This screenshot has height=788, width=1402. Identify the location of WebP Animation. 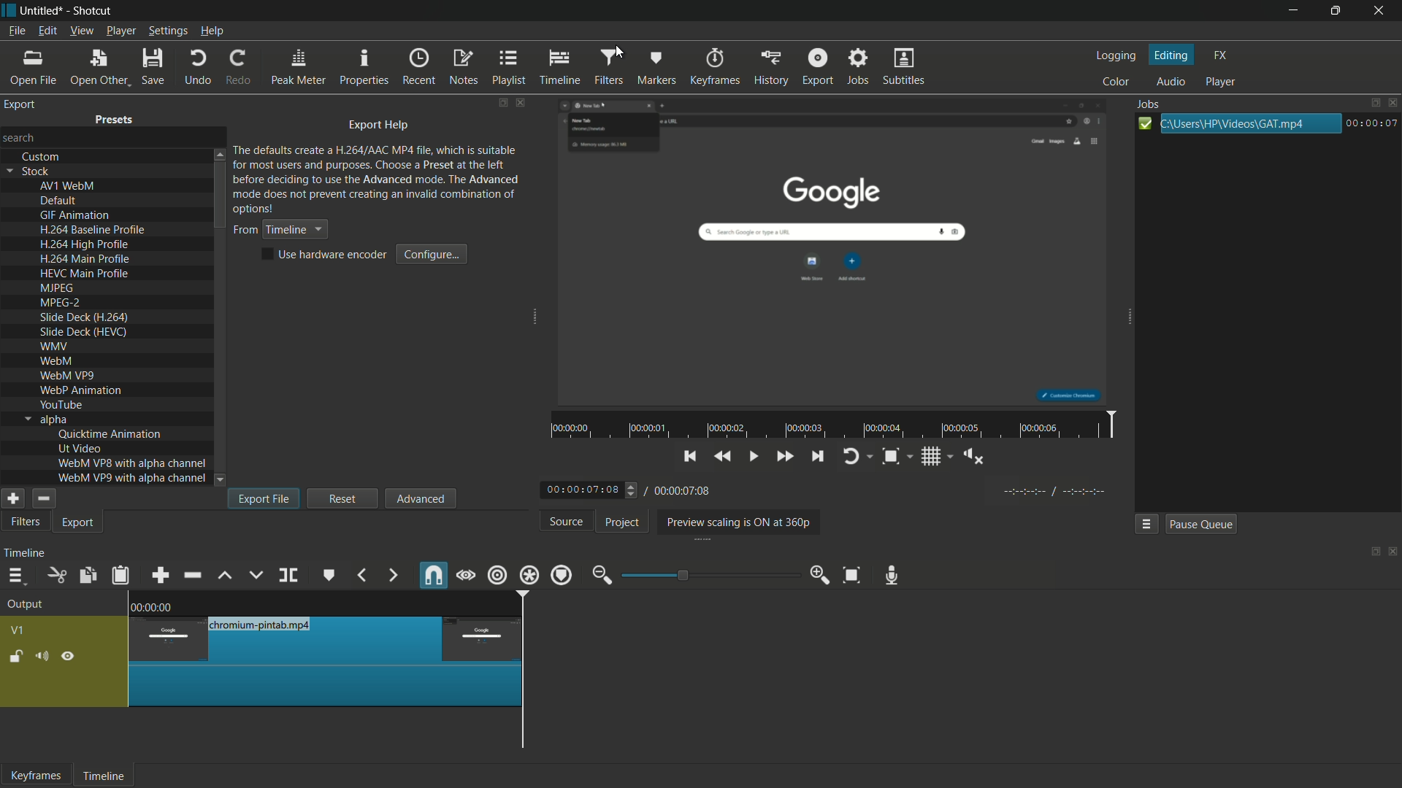
(82, 390).